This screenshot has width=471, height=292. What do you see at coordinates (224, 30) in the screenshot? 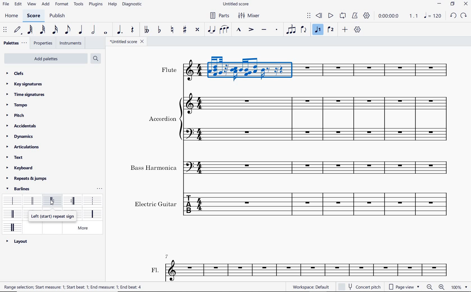
I see `slur` at bounding box center [224, 30].